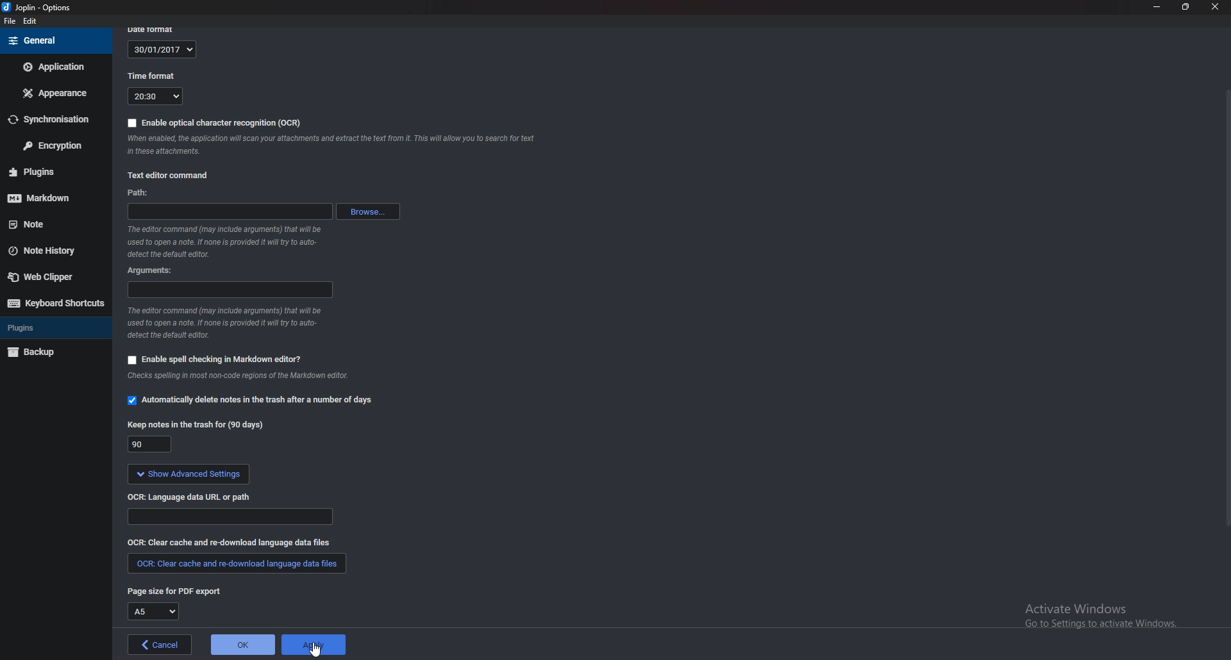 The height and width of the screenshot is (660, 1231). What do you see at coordinates (147, 445) in the screenshot?
I see `90 days` at bounding box center [147, 445].